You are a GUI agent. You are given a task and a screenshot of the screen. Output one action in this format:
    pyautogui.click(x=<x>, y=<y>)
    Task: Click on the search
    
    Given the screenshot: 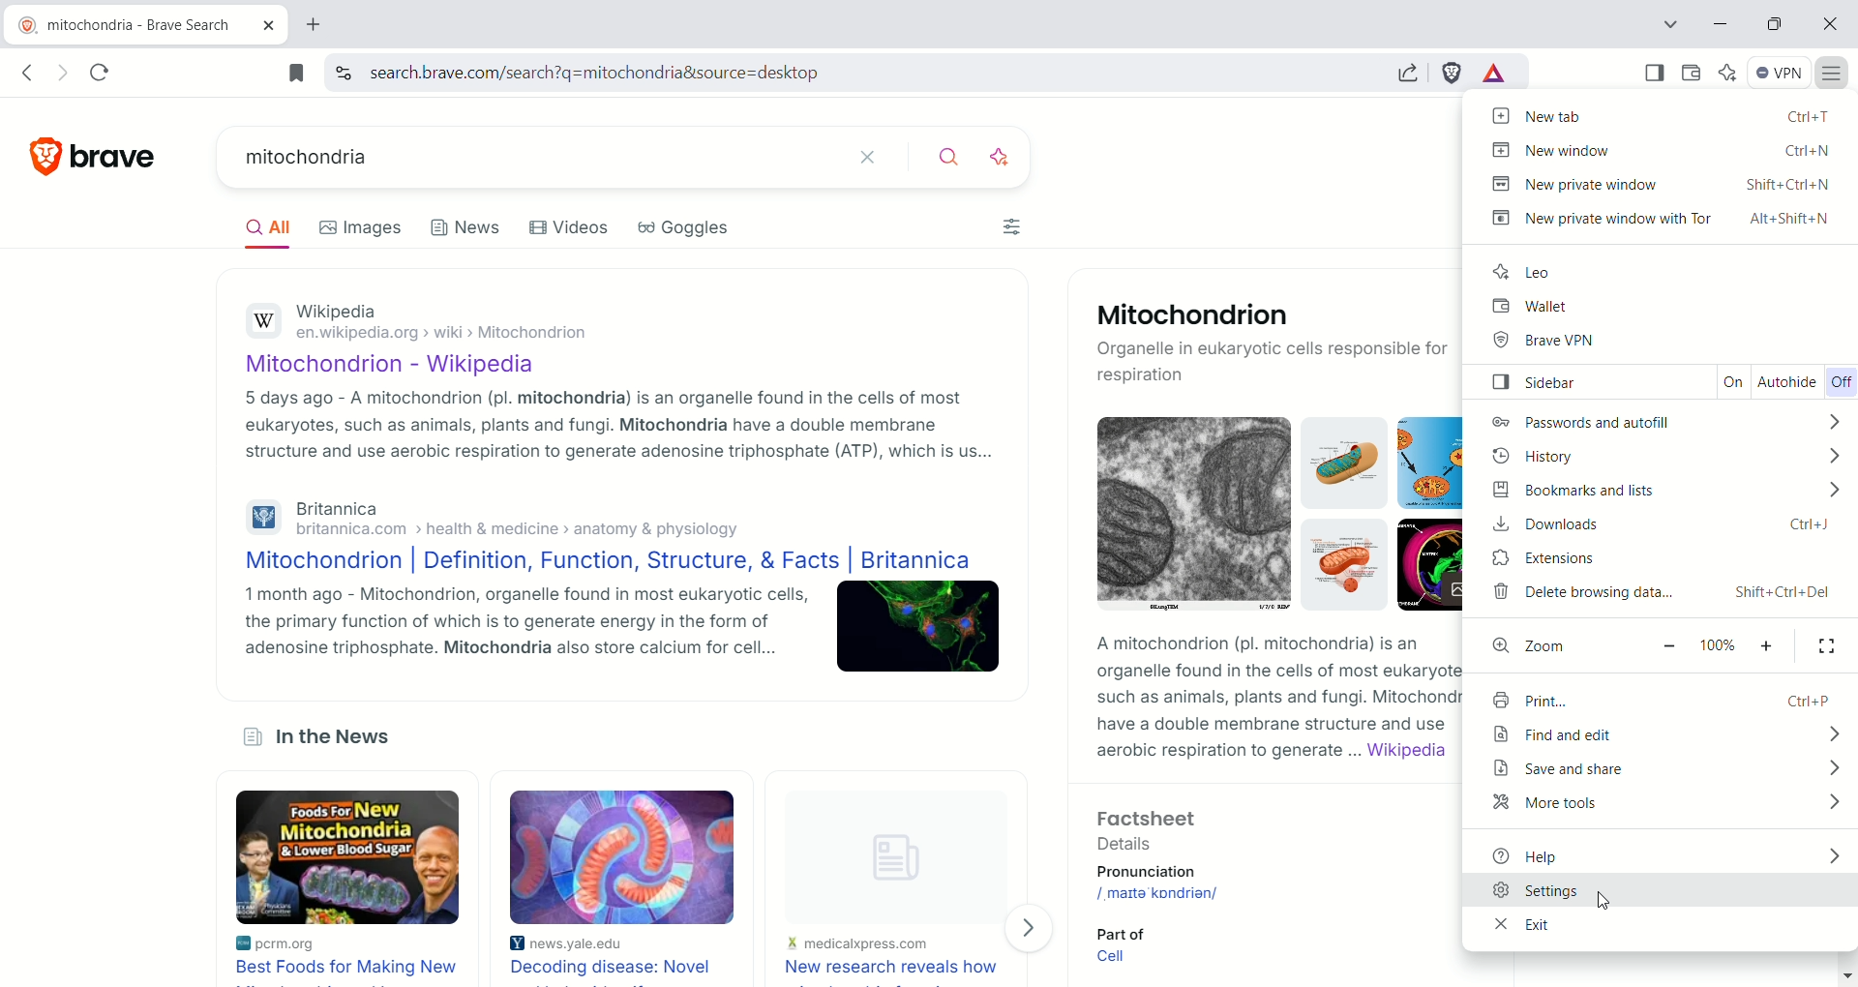 What is the action you would take?
    pyautogui.click(x=948, y=157)
    